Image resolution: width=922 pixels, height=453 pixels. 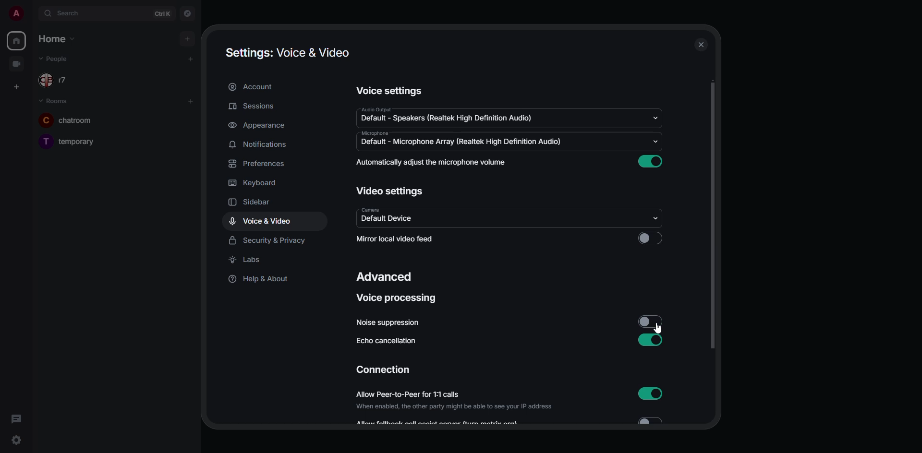 What do you see at coordinates (398, 240) in the screenshot?
I see `mirror local video feed` at bounding box center [398, 240].